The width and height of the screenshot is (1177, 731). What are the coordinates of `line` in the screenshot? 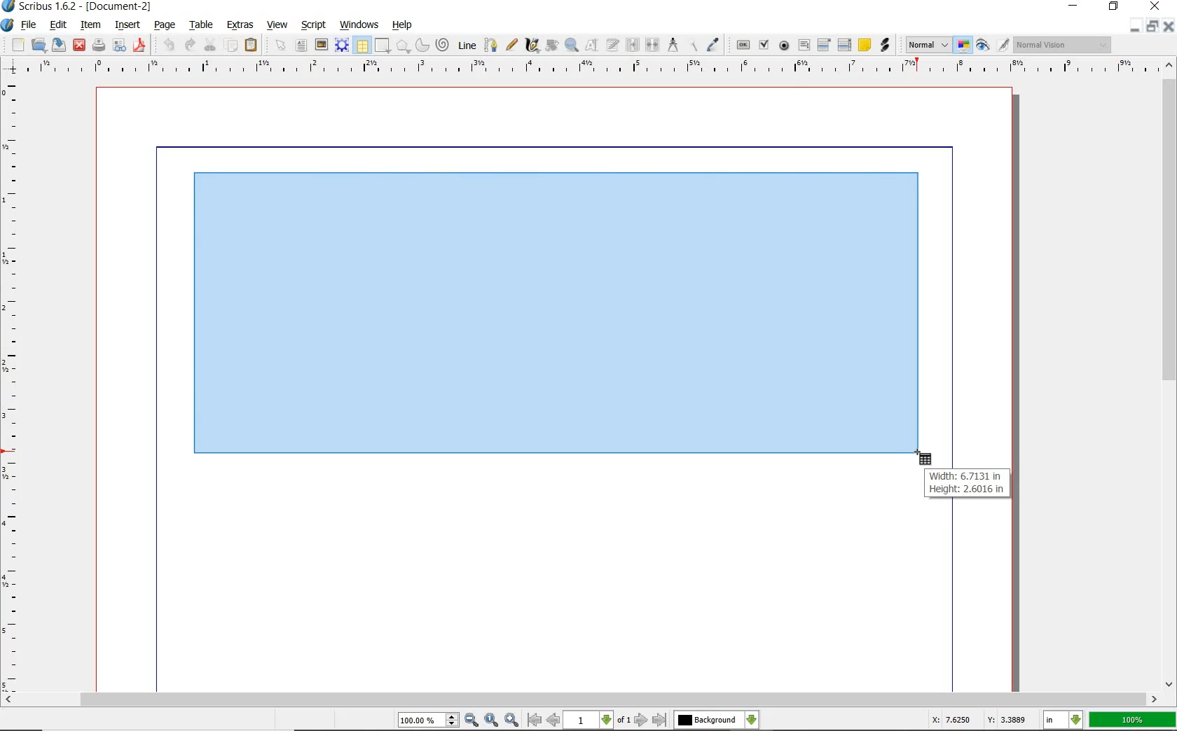 It's located at (467, 46).